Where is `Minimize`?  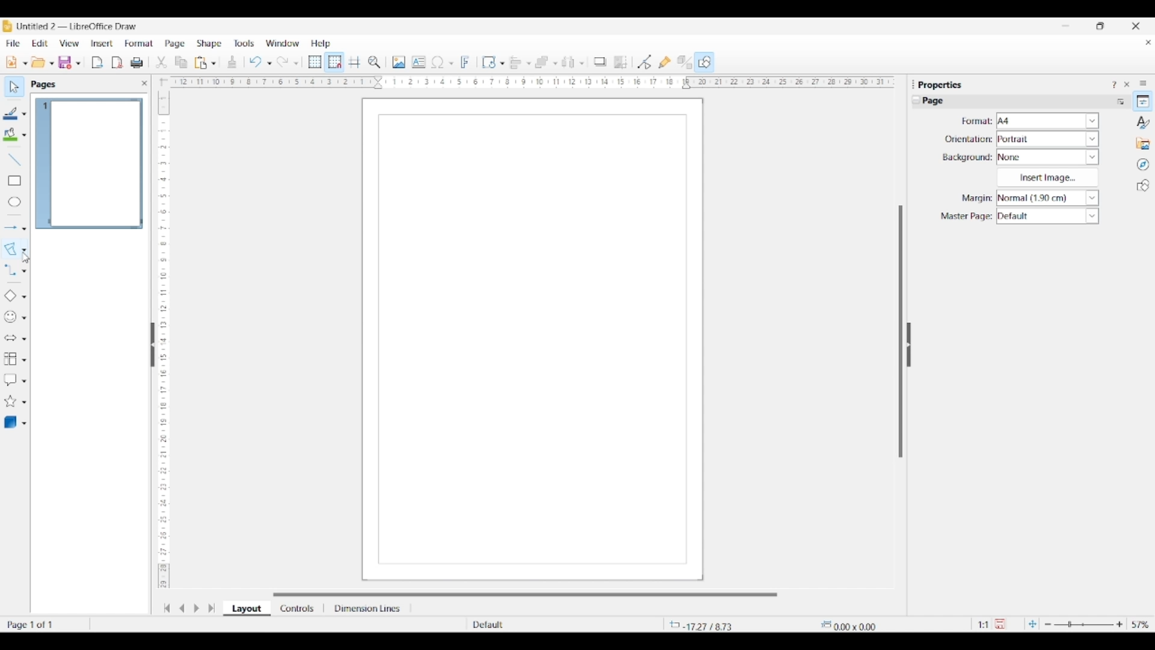 Minimize is located at coordinates (1066, 26).